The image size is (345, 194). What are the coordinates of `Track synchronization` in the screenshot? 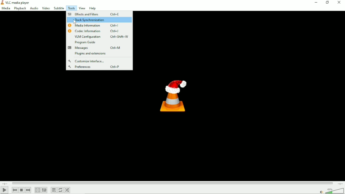 It's located at (100, 20).